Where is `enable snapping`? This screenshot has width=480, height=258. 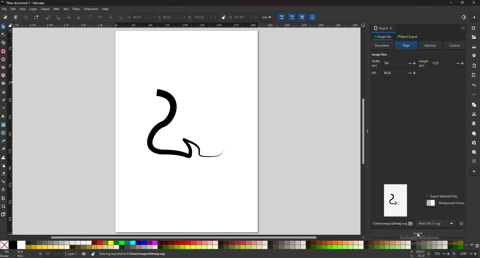
enable snapping is located at coordinates (475, 17).